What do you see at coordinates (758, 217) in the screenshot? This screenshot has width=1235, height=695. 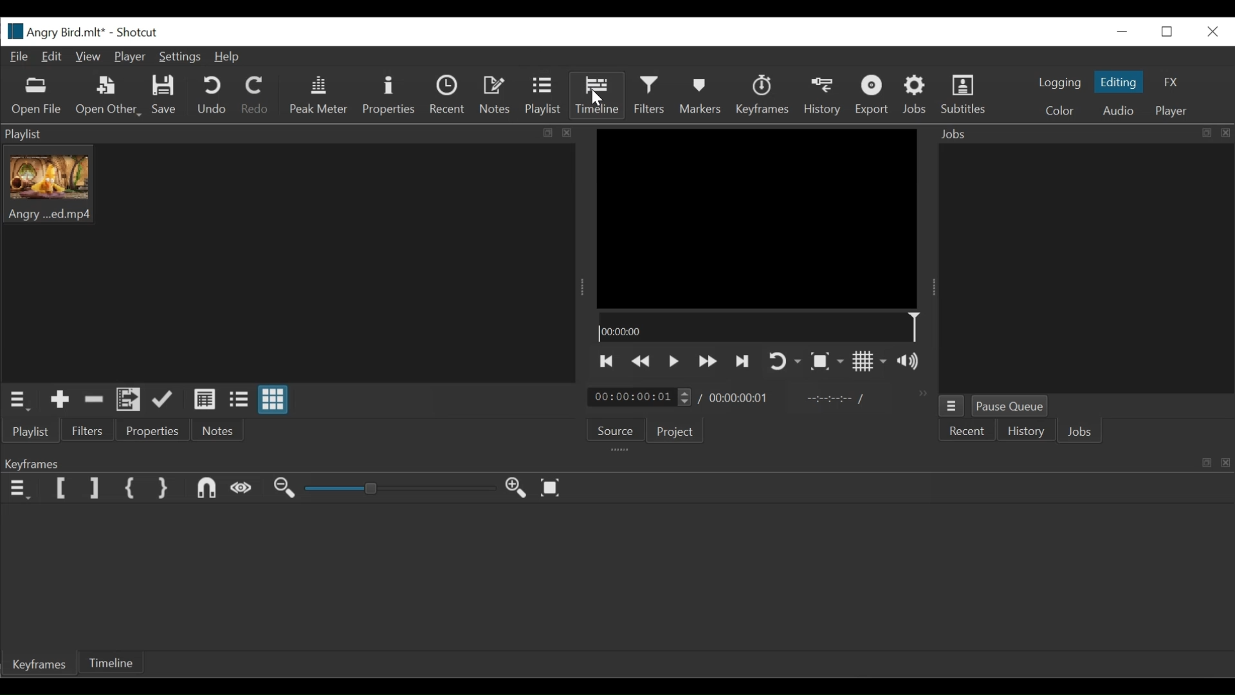 I see `Media Viewer` at bounding box center [758, 217].